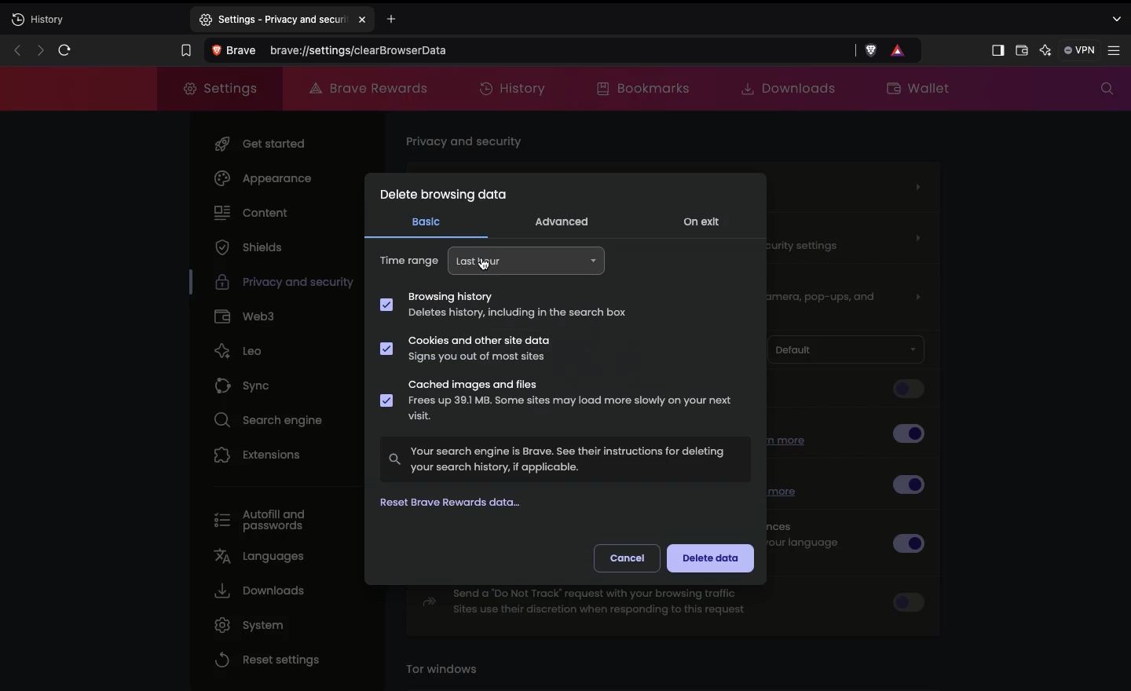 The height and width of the screenshot is (691, 1131). I want to click on brave shield, so click(873, 50).